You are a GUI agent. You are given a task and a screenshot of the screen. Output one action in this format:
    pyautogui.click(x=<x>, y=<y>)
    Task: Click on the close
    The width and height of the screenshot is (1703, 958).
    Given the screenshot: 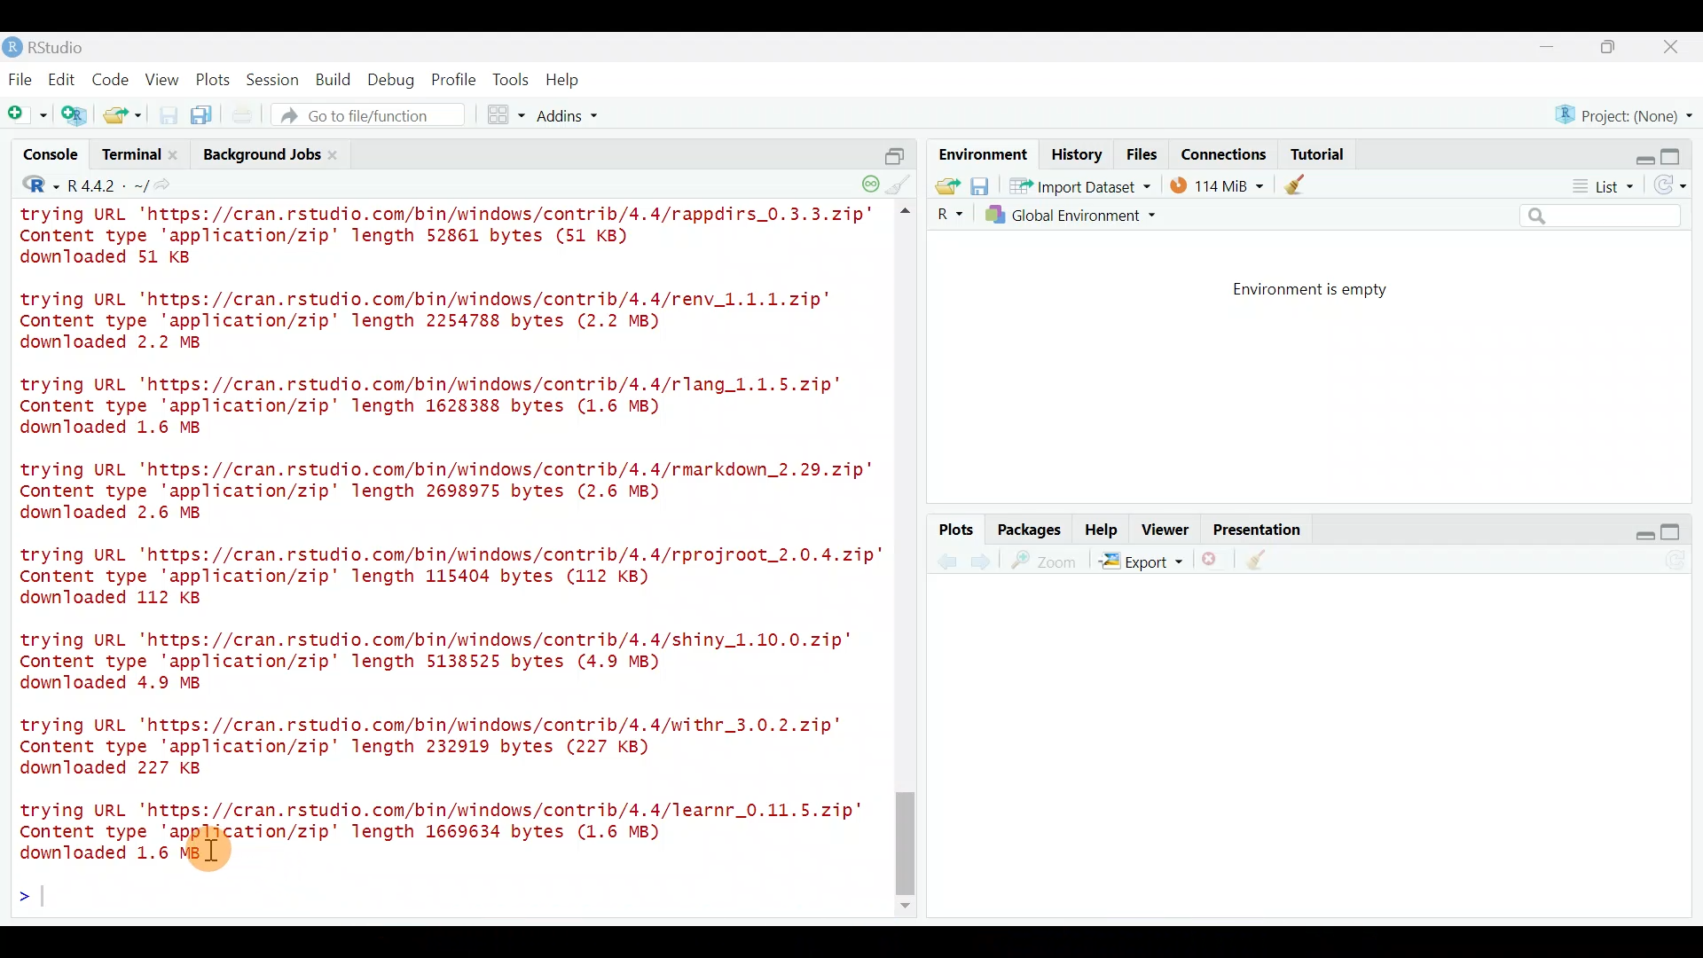 What is the action you would take?
    pyautogui.click(x=1672, y=50)
    